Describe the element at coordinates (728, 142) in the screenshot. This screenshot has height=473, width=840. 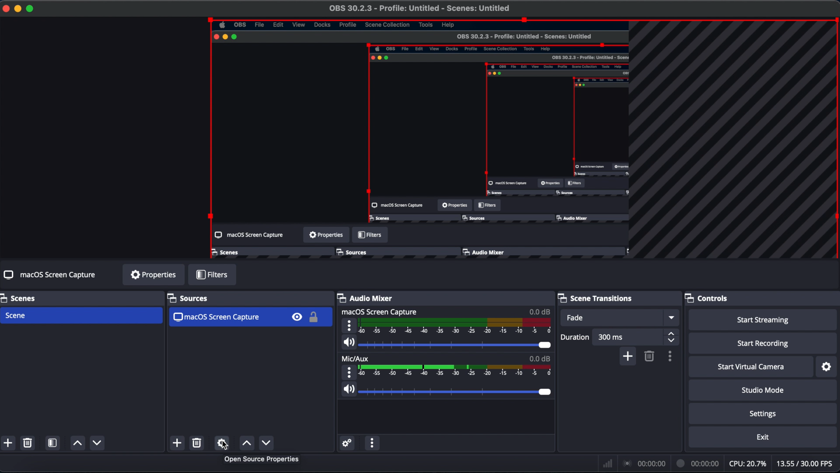
I see `overflow indicators` at that location.